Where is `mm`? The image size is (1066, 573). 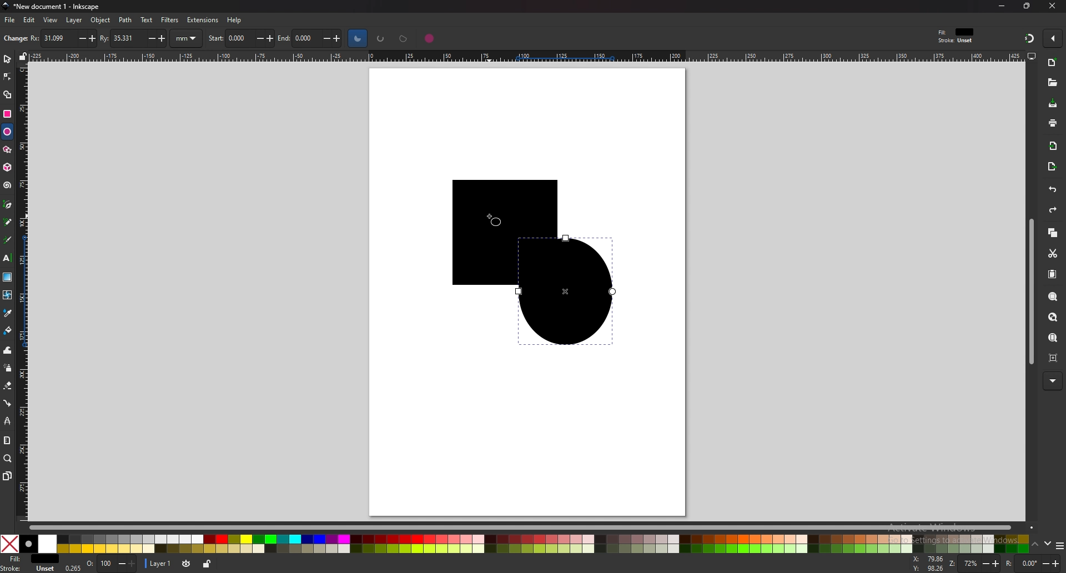 mm is located at coordinates (188, 38).